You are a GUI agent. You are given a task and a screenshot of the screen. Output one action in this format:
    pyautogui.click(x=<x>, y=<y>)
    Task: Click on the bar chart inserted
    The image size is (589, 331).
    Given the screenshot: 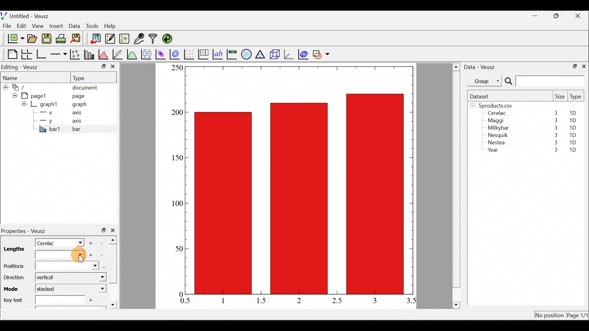 What is the action you would take?
    pyautogui.click(x=300, y=180)
    